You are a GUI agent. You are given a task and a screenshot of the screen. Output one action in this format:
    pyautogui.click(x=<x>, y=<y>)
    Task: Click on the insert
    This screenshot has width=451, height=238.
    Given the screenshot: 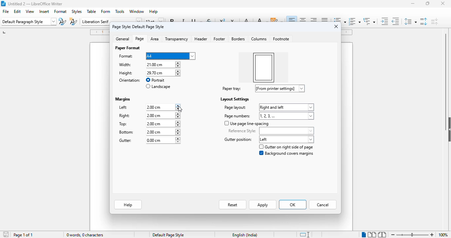 What is the action you would take?
    pyautogui.click(x=44, y=11)
    